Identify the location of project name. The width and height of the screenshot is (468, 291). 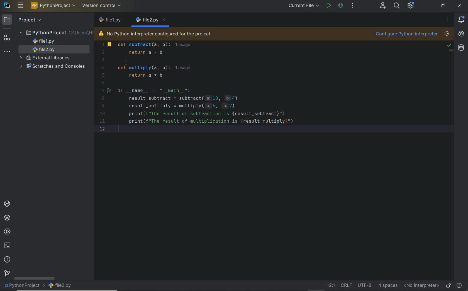
(24, 286).